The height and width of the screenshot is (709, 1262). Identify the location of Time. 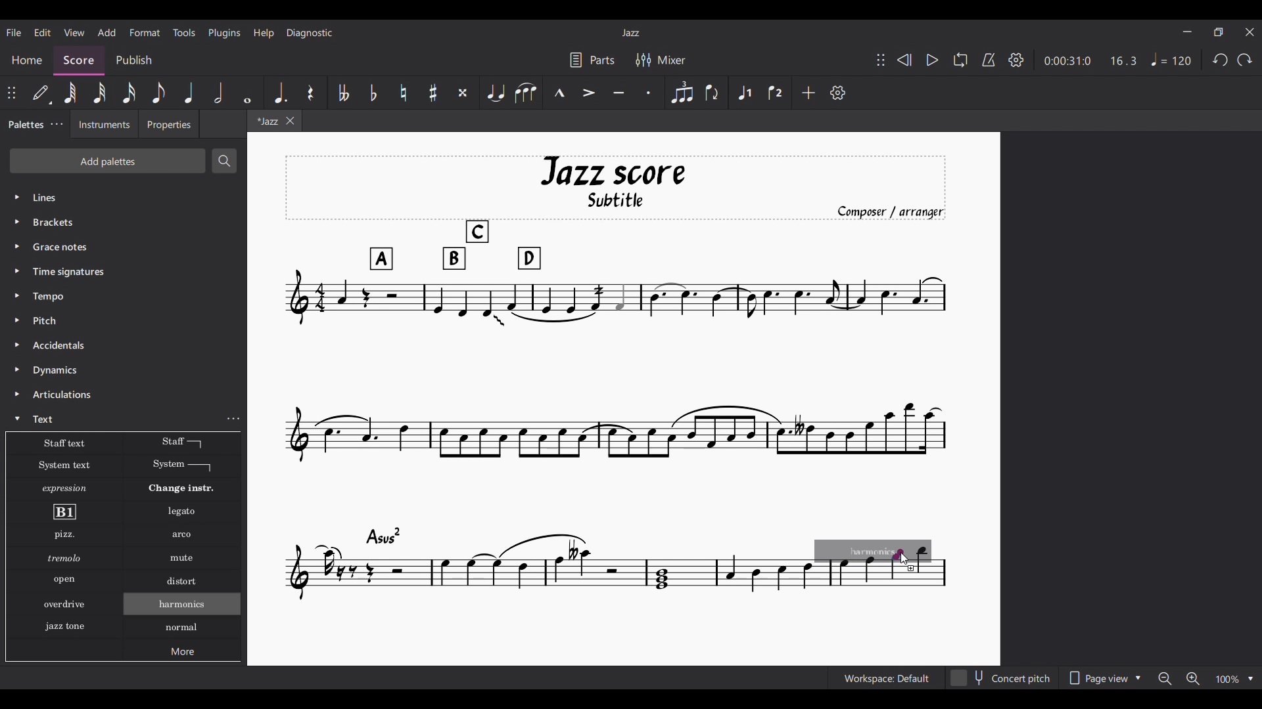
(85, 272).